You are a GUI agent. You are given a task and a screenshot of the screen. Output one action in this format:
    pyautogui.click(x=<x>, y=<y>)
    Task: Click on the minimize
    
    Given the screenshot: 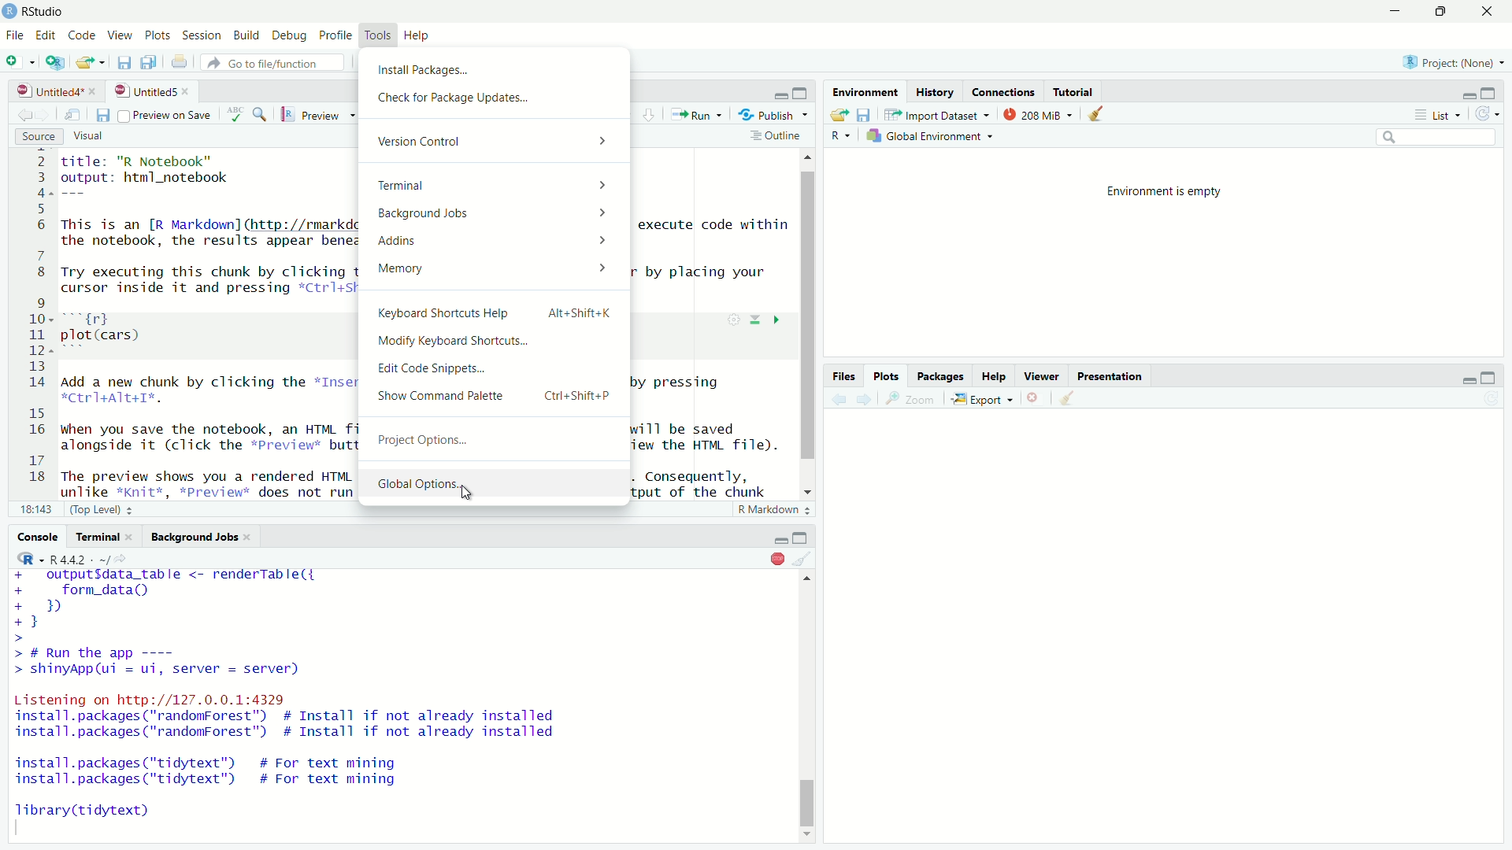 What is the action you would take?
    pyautogui.click(x=780, y=94)
    